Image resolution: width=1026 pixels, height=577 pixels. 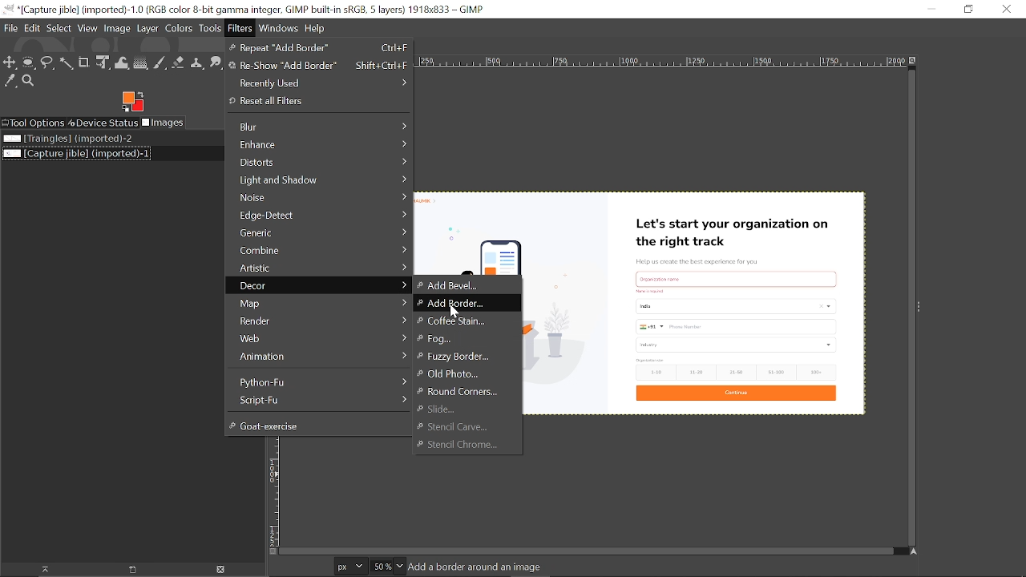 I want to click on Decor, so click(x=319, y=286).